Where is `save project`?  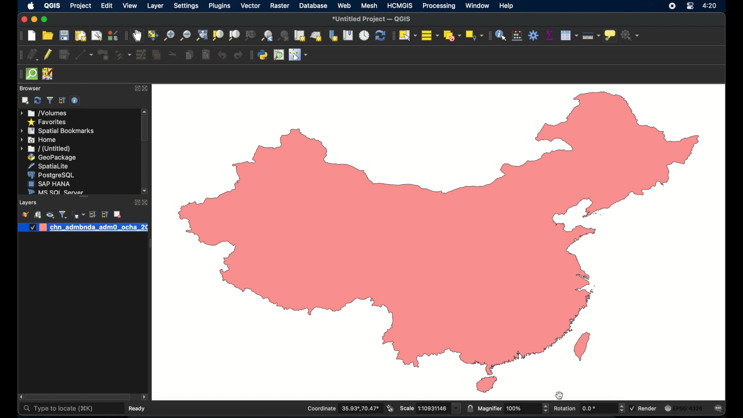 save project is located at coordinates (63, 35).